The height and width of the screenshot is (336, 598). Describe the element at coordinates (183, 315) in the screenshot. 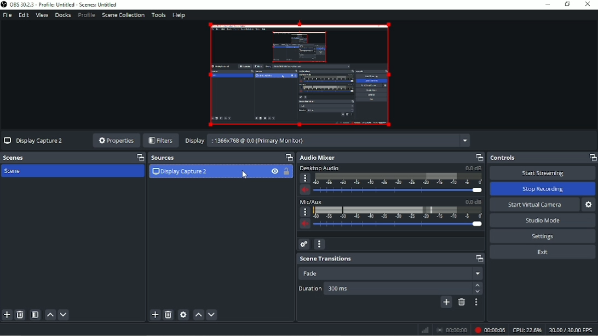

I see `Open source properties` at that location.